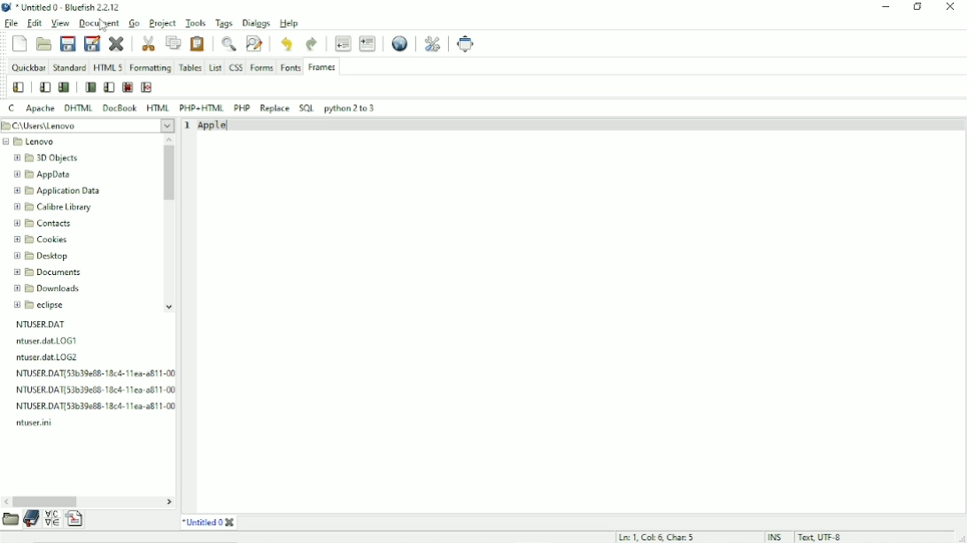 This screenshot has width=967, height=543. Describe the element at coordinates (42, 175) in the screenshot. I see `AppData` at that location.